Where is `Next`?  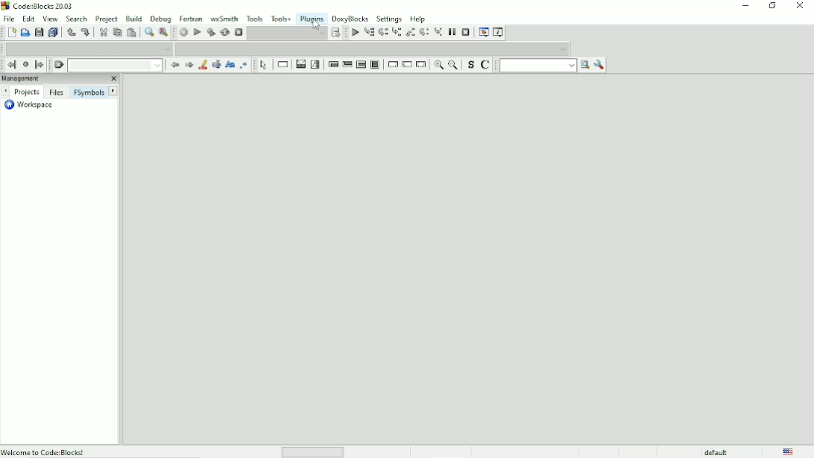
Next is located at coordinates (189, 65).